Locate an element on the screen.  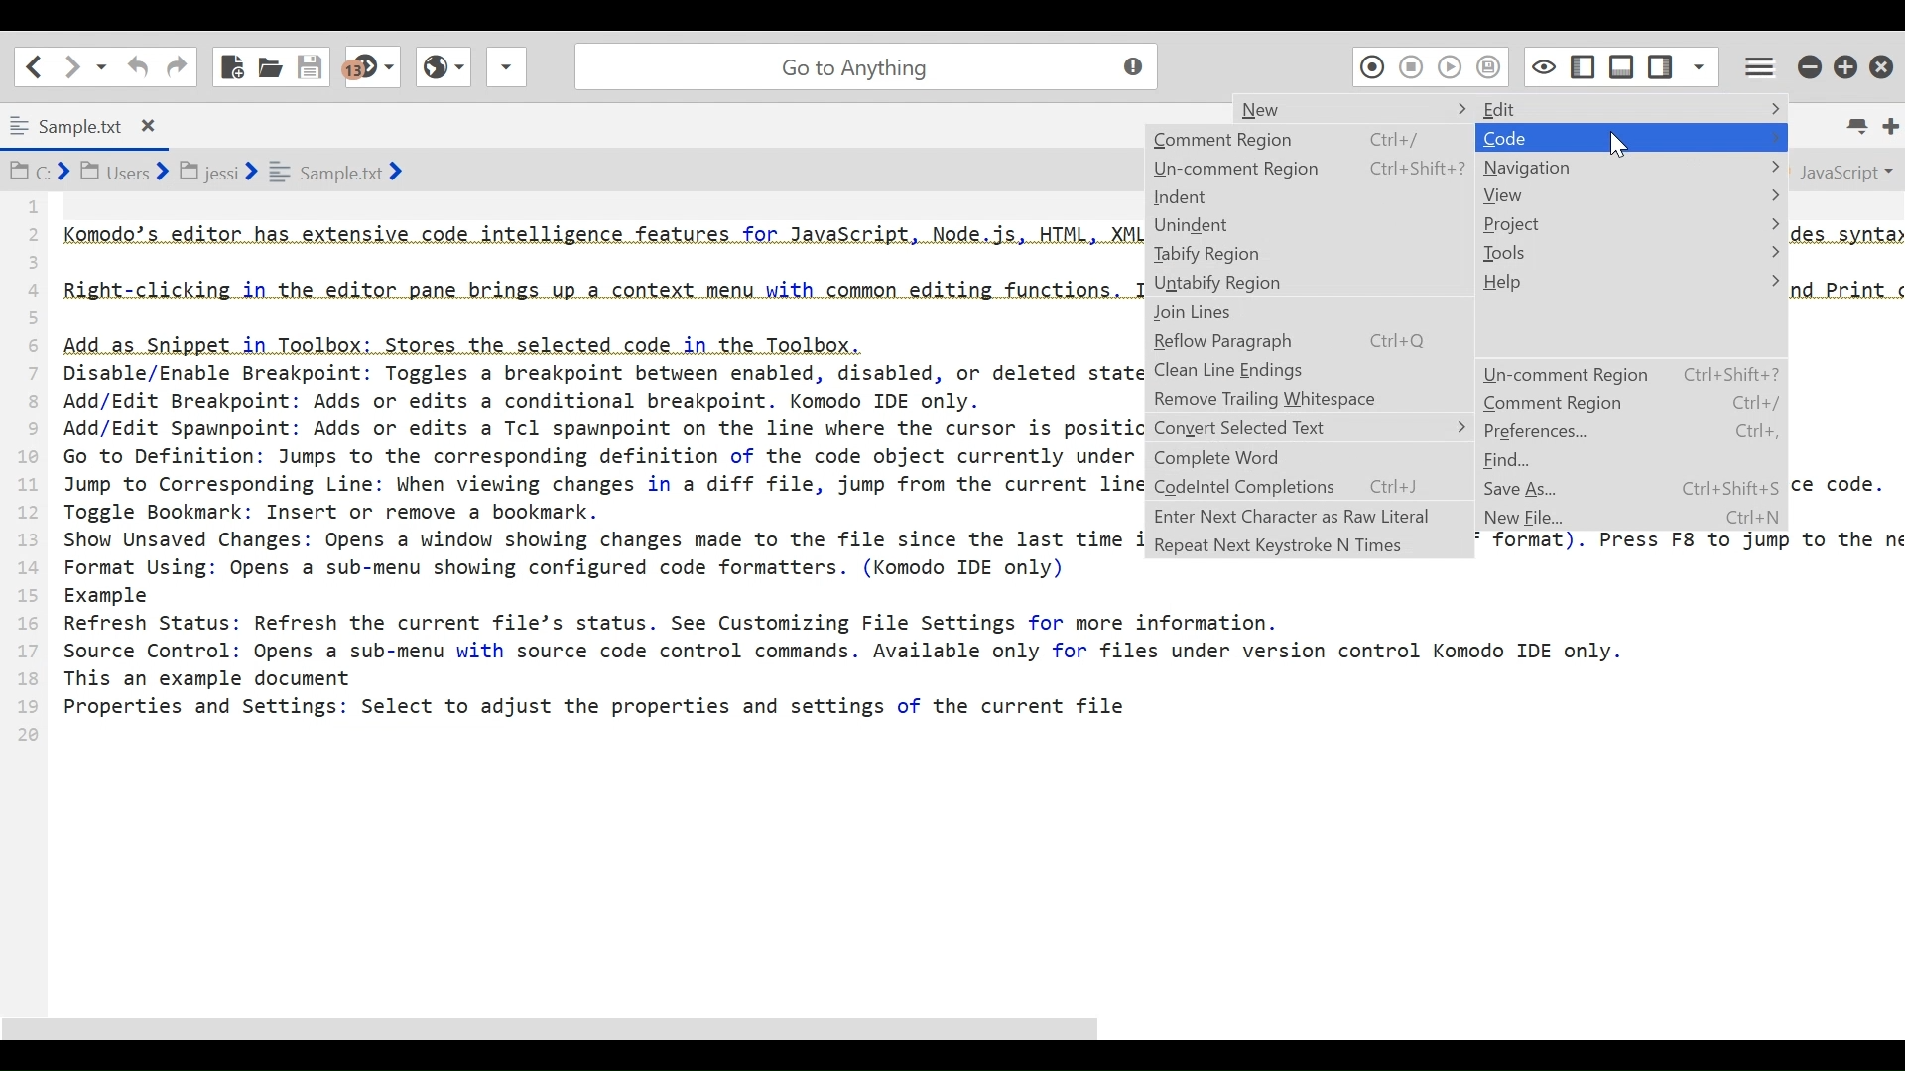
dropdown is located at coordinates (506, 72).